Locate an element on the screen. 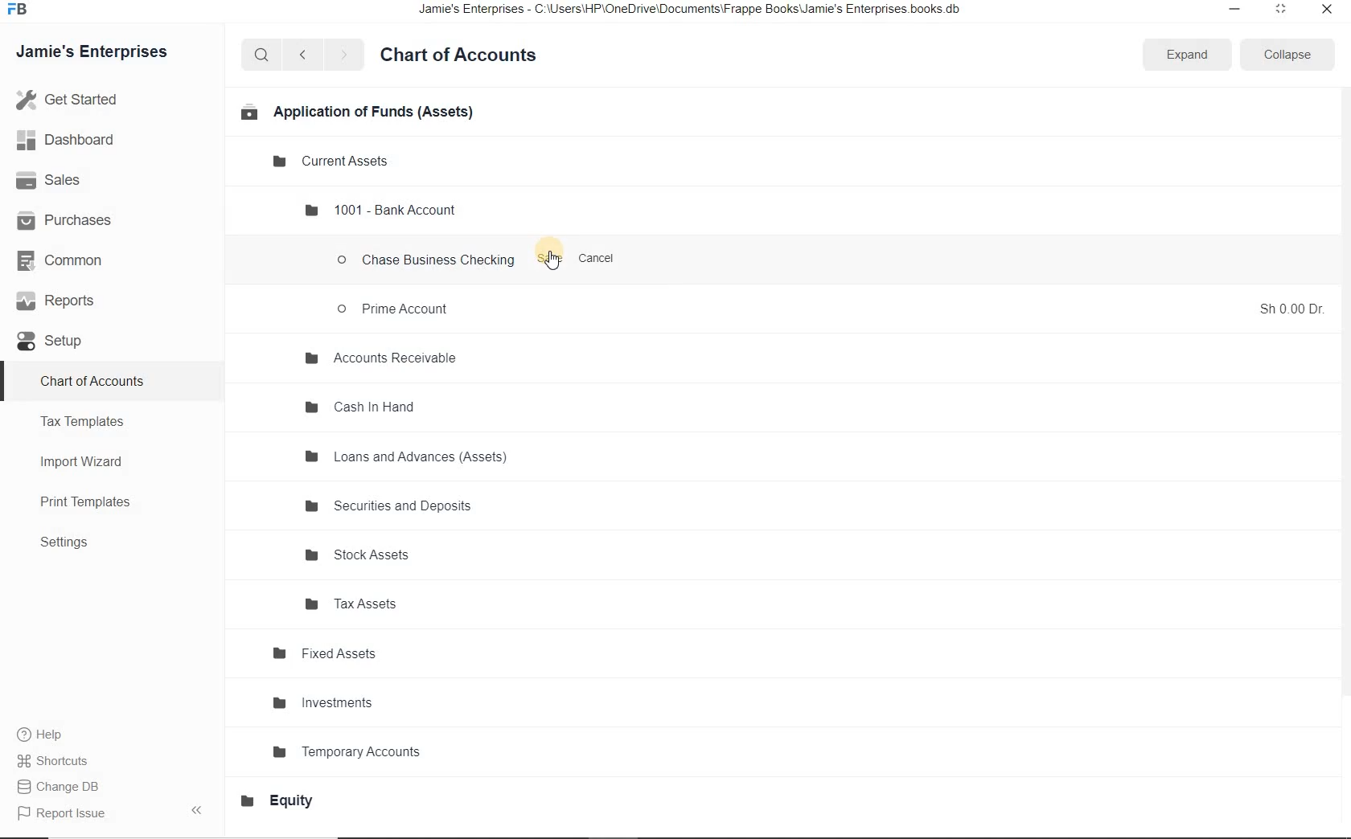 This screenshot has height=839, width=1351. Cancel is located at coordinates (599, 260).